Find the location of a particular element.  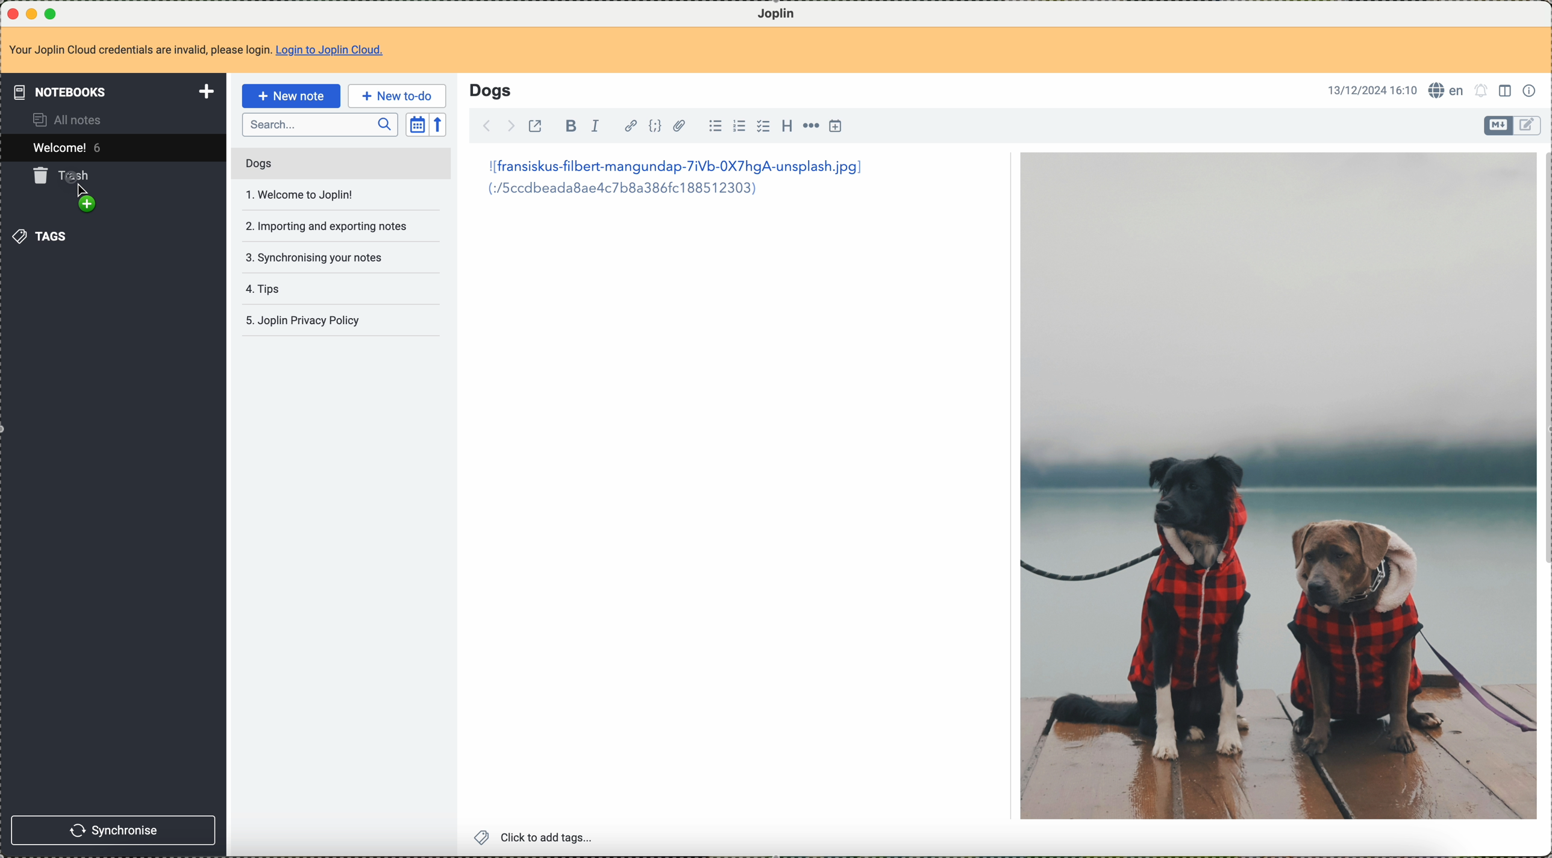

notebooks is located at coordinates (113, 90).